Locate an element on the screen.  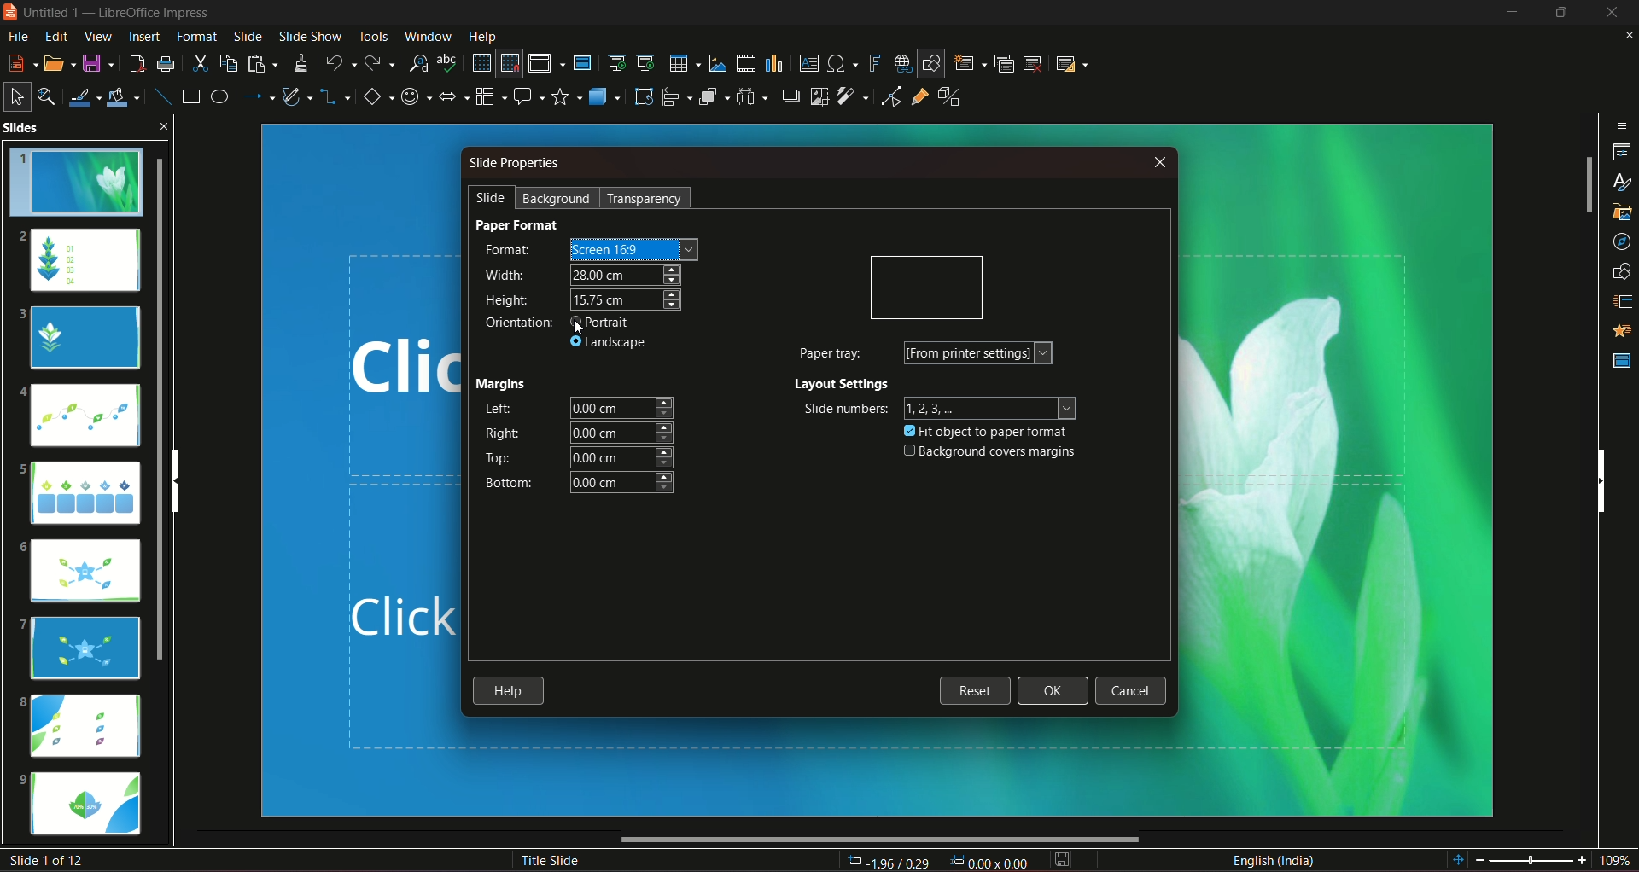
insert image is located at coordinates (716, 63).